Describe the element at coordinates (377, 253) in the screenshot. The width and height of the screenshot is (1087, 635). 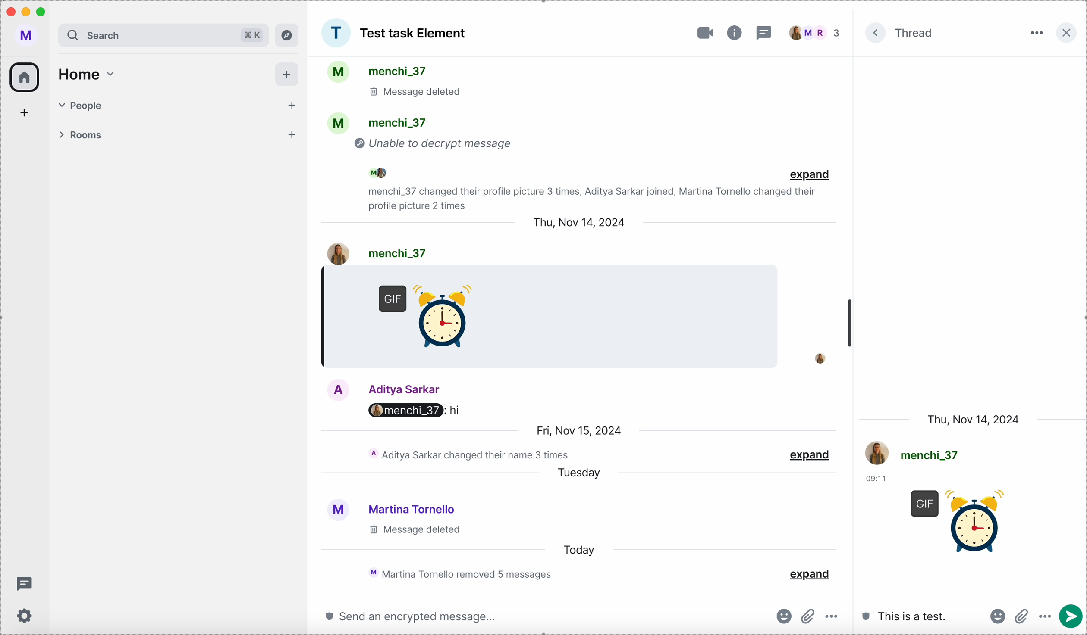
I see `user` at that location.